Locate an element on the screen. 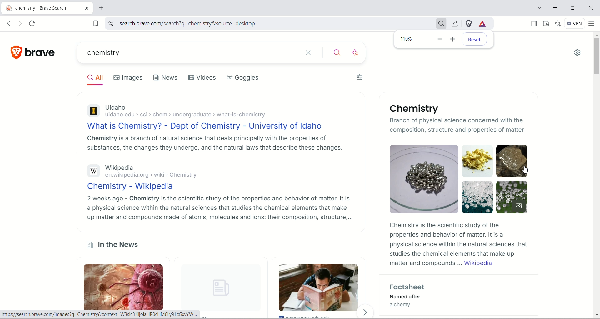 The width and height of the screenshot is (600, 319). Chemistry is the scientific study of the
properties and behavior of matter. It is a
physical science within the natural sciences that
studies the chemical elements that make up is located at coordinates (459, 239).